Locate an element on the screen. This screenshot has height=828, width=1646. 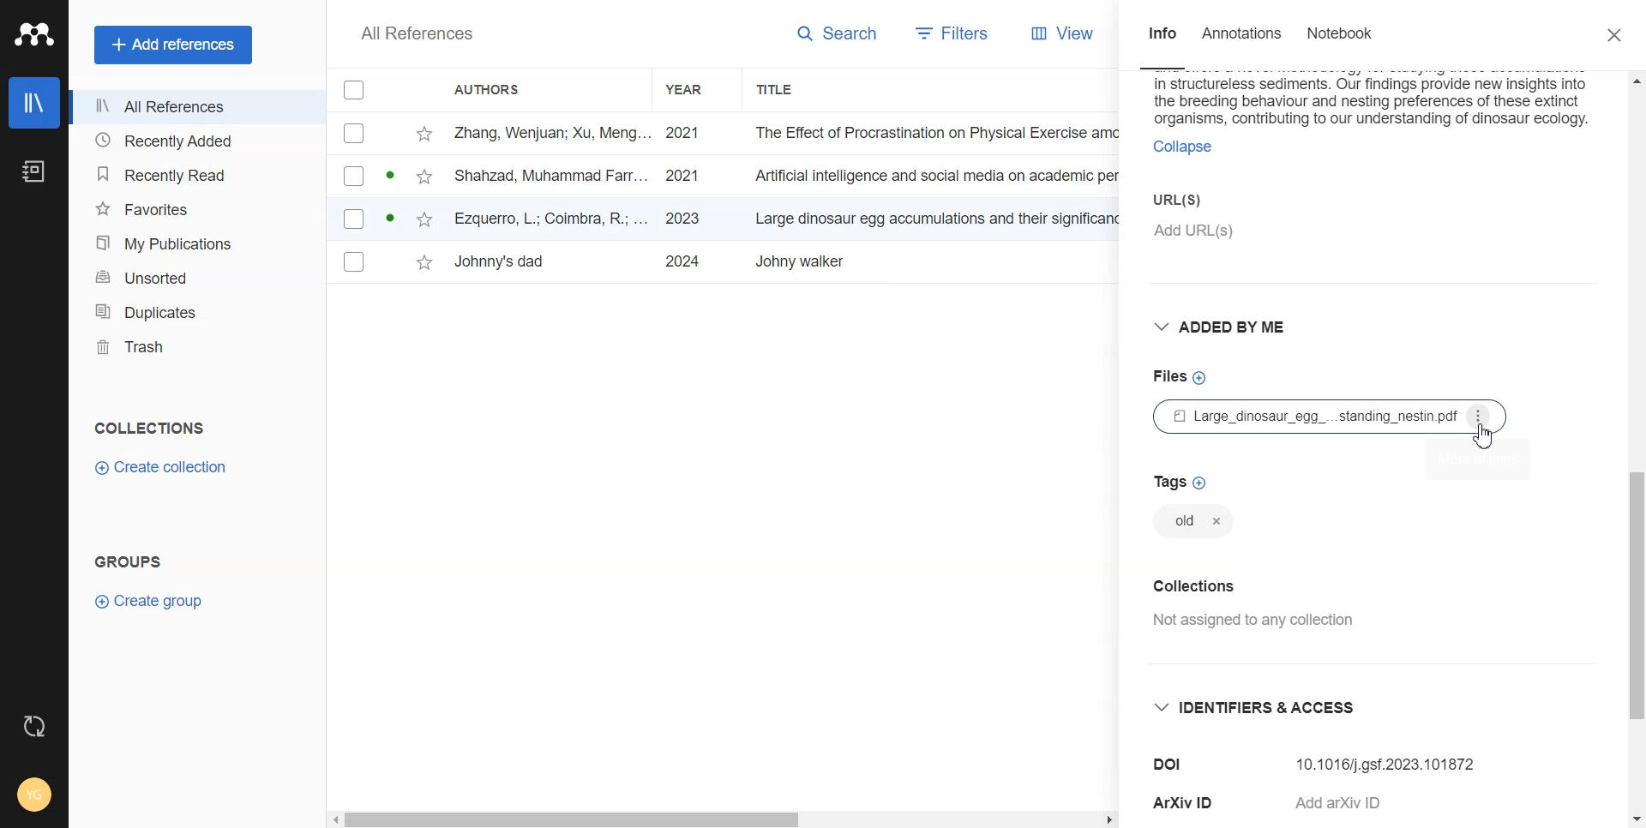
Authors is located at coordinates (496, 87).